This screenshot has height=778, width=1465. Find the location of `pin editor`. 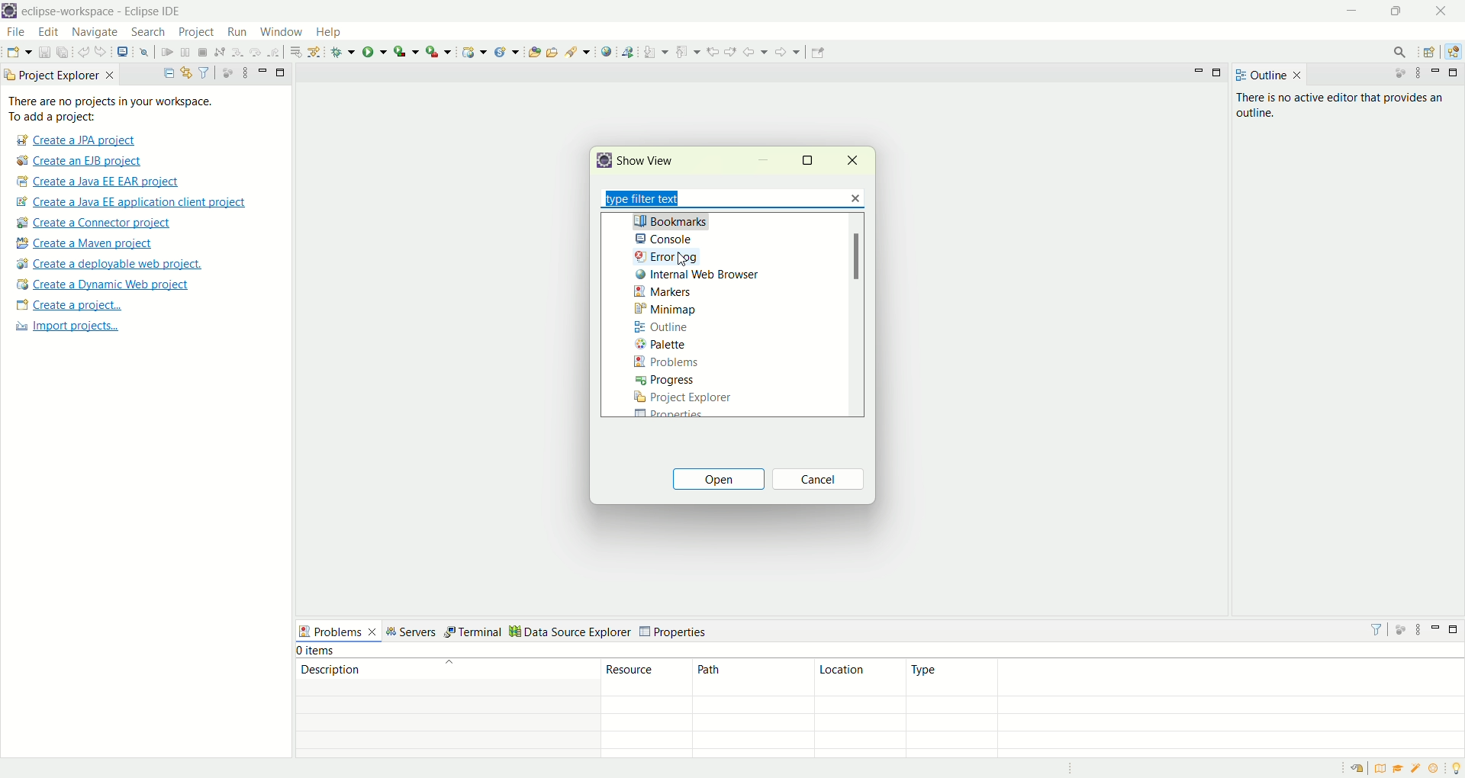

pin editor is located at coordinates (819, 53).